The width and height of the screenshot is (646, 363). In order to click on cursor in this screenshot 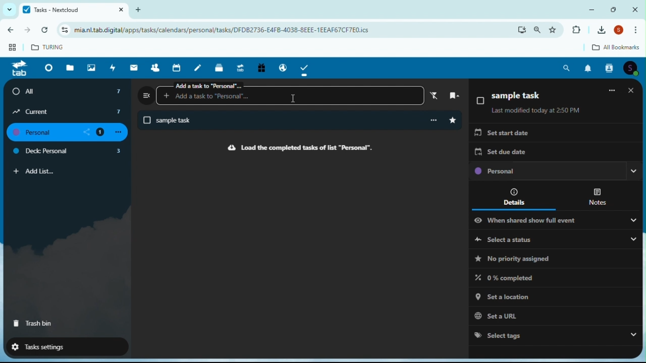, I will do `click(294, 100)`.